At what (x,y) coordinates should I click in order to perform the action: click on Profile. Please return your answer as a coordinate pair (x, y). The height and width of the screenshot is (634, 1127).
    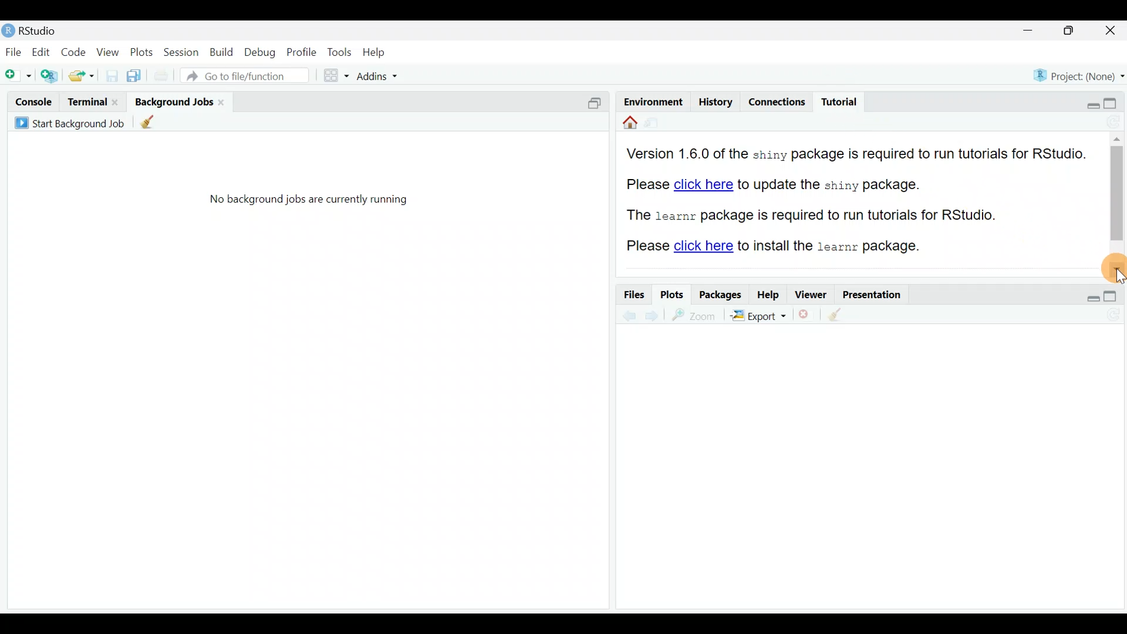
    Looking at the image, I should click on (302, 53).